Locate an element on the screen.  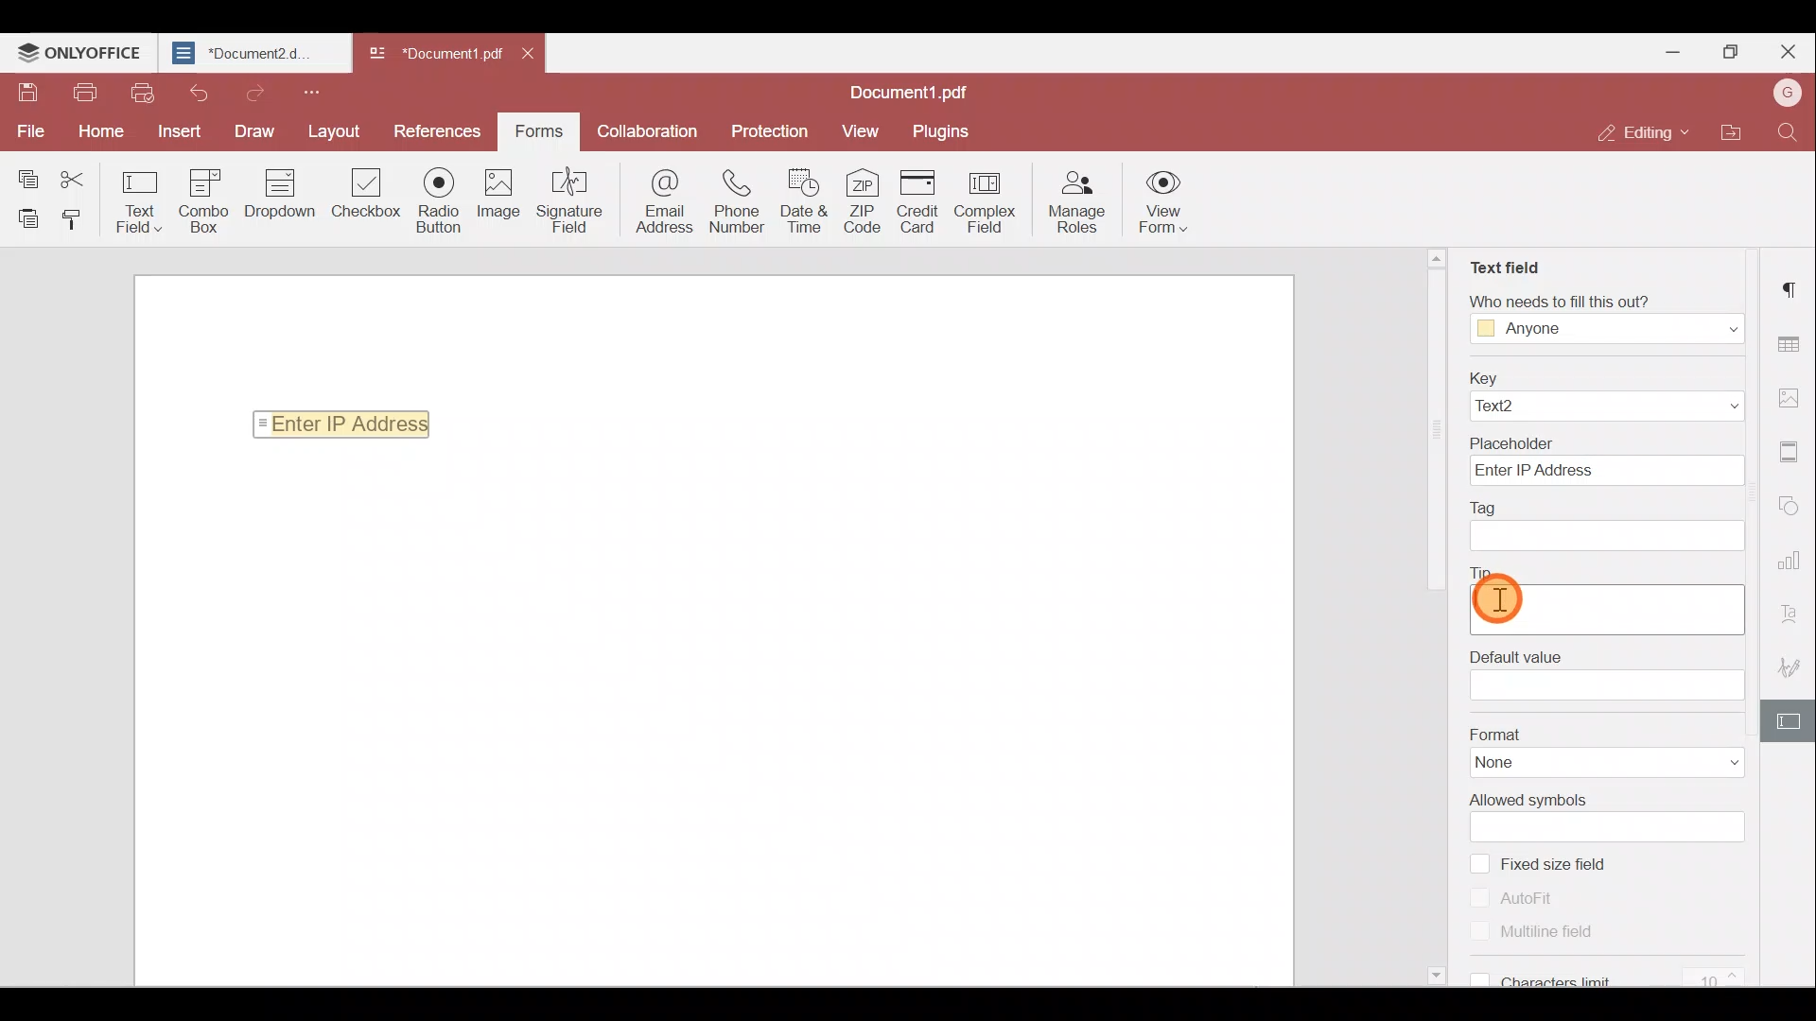
Email address is located at coordinates (656, 202).